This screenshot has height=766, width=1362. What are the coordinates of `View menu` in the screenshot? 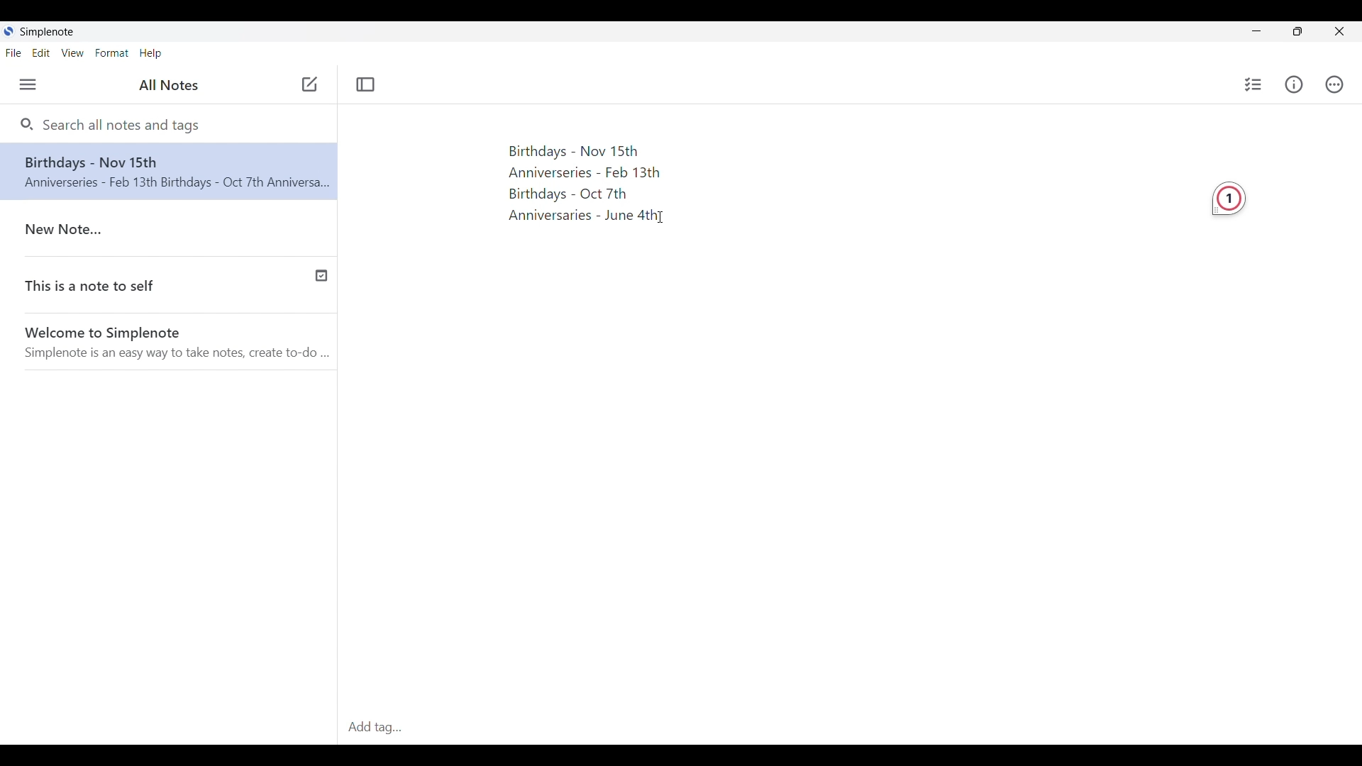 It's located at (73, 52).